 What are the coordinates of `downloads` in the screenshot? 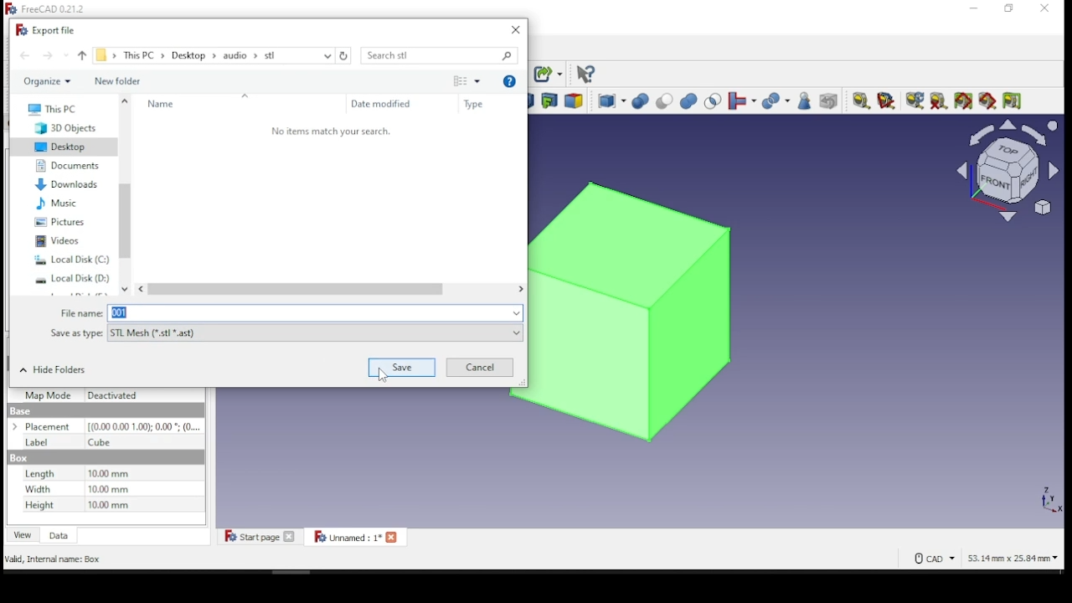 It's located at (70, 185).